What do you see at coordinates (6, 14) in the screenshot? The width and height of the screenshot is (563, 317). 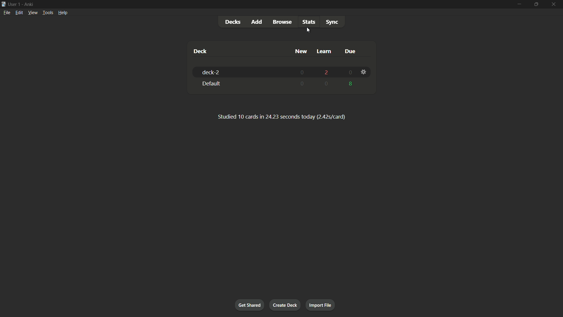 I see `file` at bounding box center [6, 14].